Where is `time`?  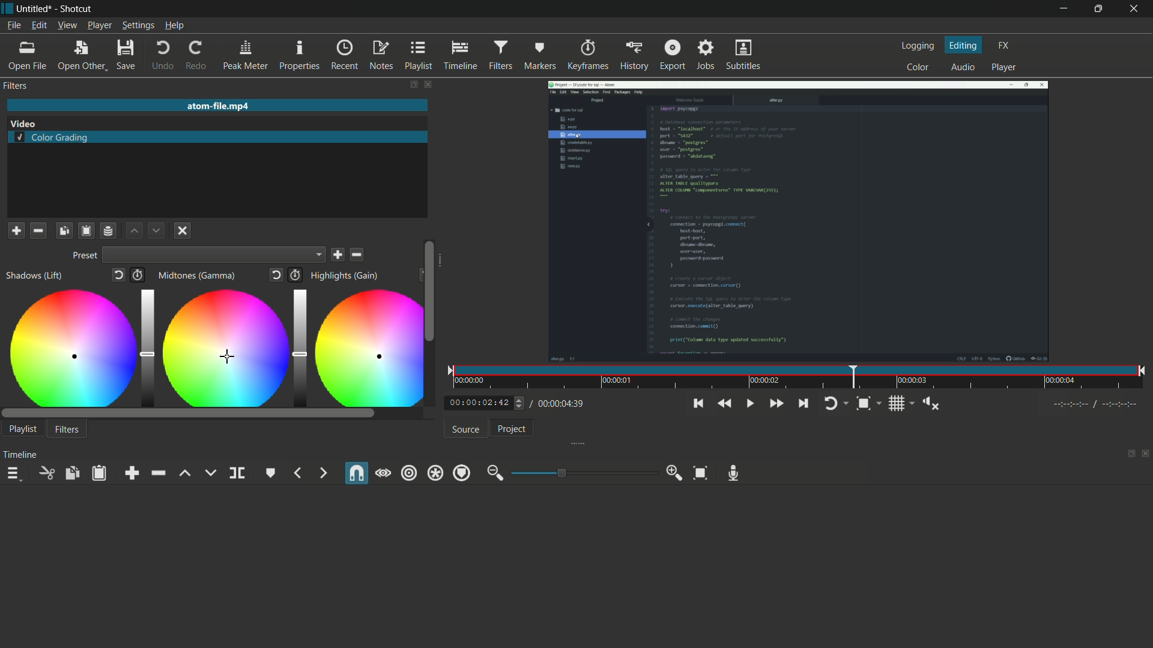 time is located at coordinates (799, 377).